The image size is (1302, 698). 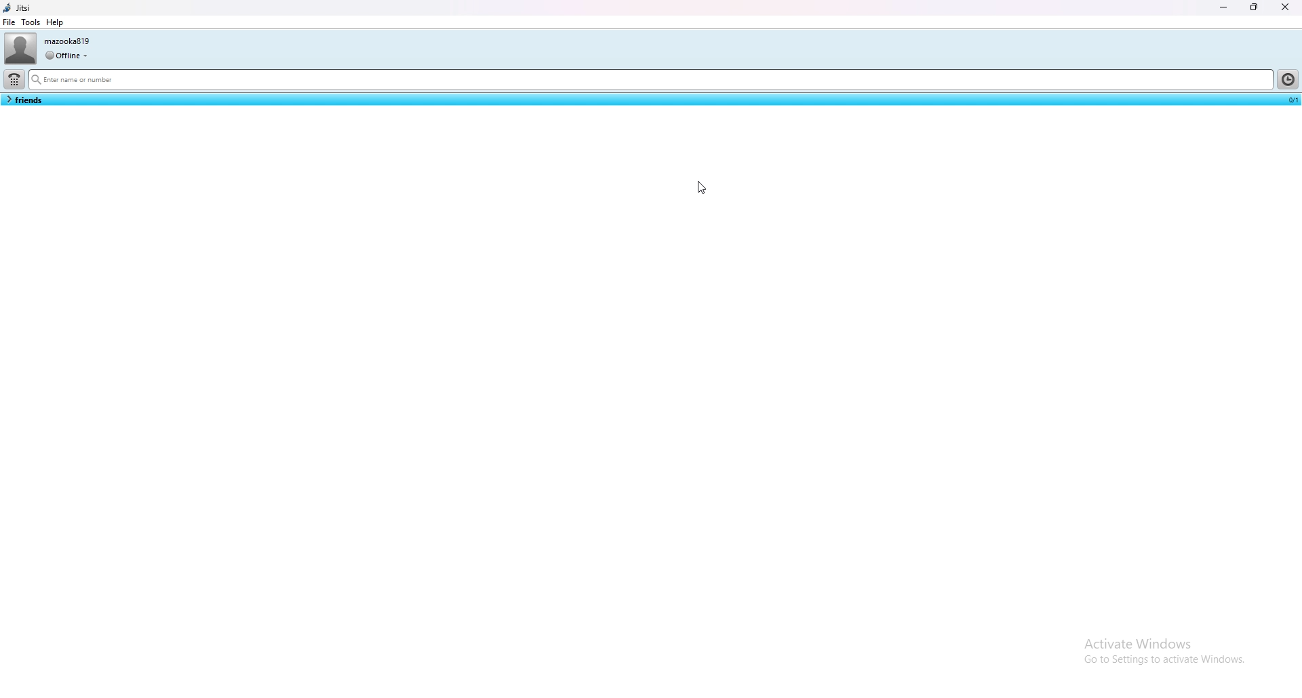 What do you see at coordinates (24, 100) in the screenshot?
I see `contact list` at bounding box center [24, 100].